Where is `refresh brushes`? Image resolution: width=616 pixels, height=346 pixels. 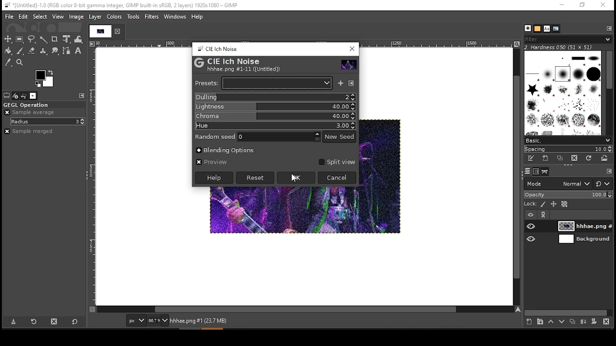
refresh brushes is located at coordinates (591, 160).